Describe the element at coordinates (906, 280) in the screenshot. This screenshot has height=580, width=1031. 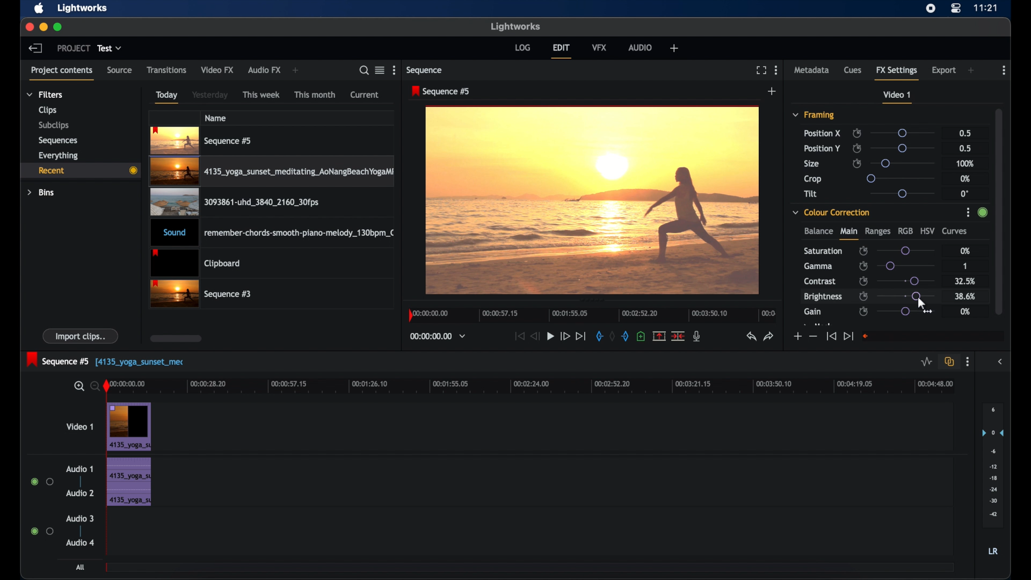
I see `slider` at that location.